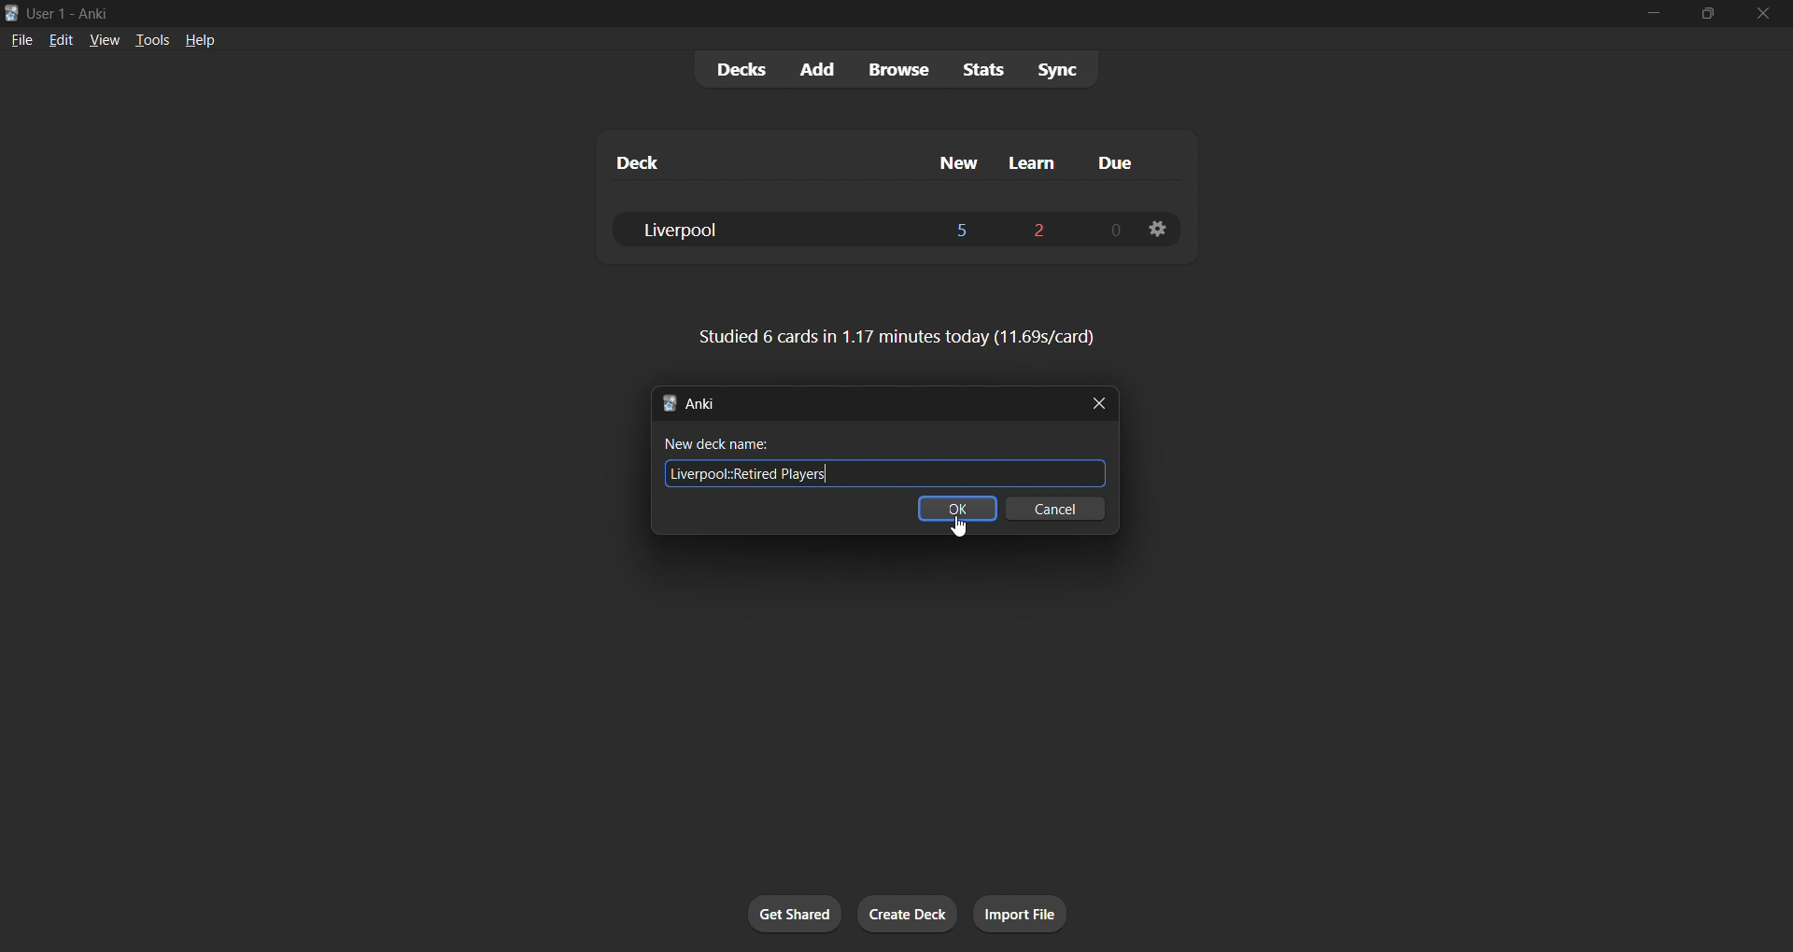 The image size is (1793, 952). Describe the element at coordinates (811, 70) in the screenshot. I see `add` at that location.